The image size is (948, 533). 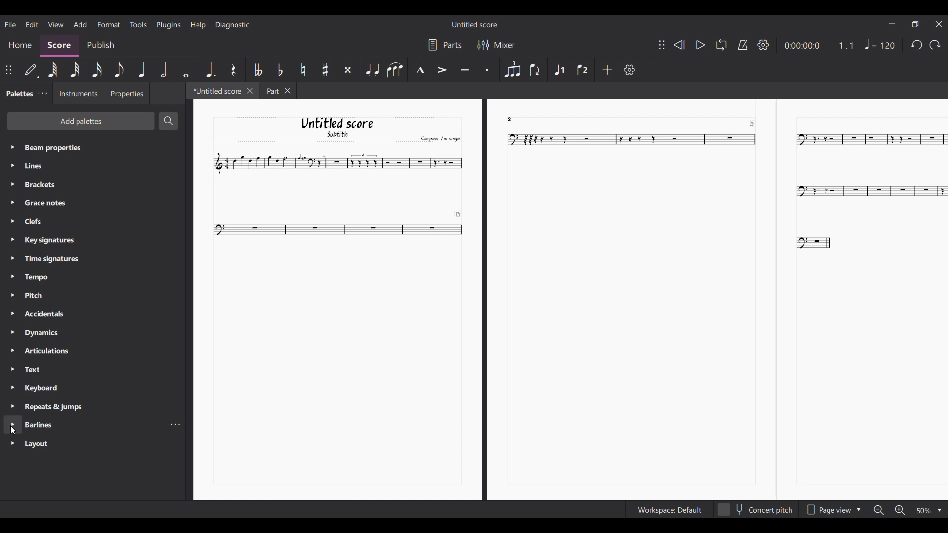 What do you see at coordinates (474, 24) in the screenshot?
I see `Score title` at bounding box center [474, 24].